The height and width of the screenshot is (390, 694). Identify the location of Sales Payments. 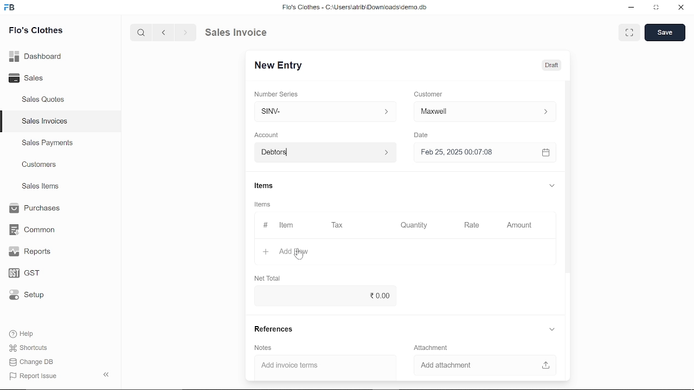
(47, 143).